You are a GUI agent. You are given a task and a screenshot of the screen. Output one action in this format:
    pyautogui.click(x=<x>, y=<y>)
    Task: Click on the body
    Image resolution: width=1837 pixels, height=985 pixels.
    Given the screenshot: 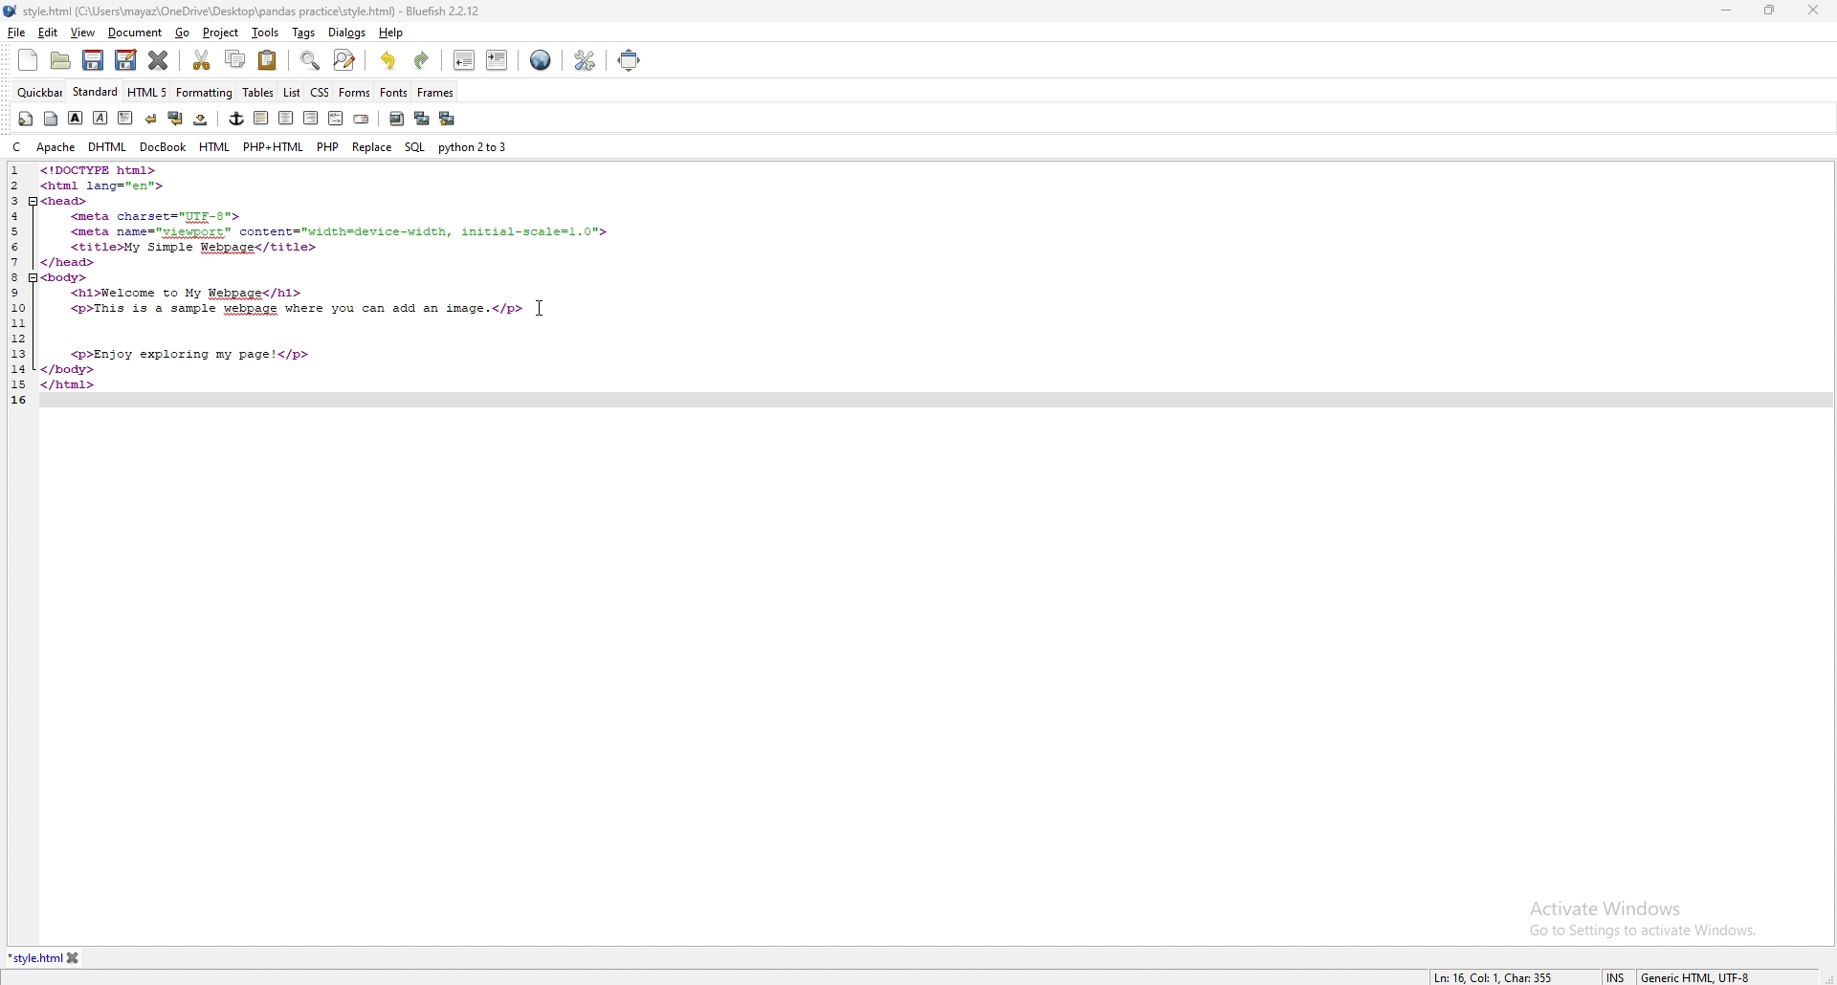 What is the action you would take?
    pyautogui.click(x=51, y=119)
    